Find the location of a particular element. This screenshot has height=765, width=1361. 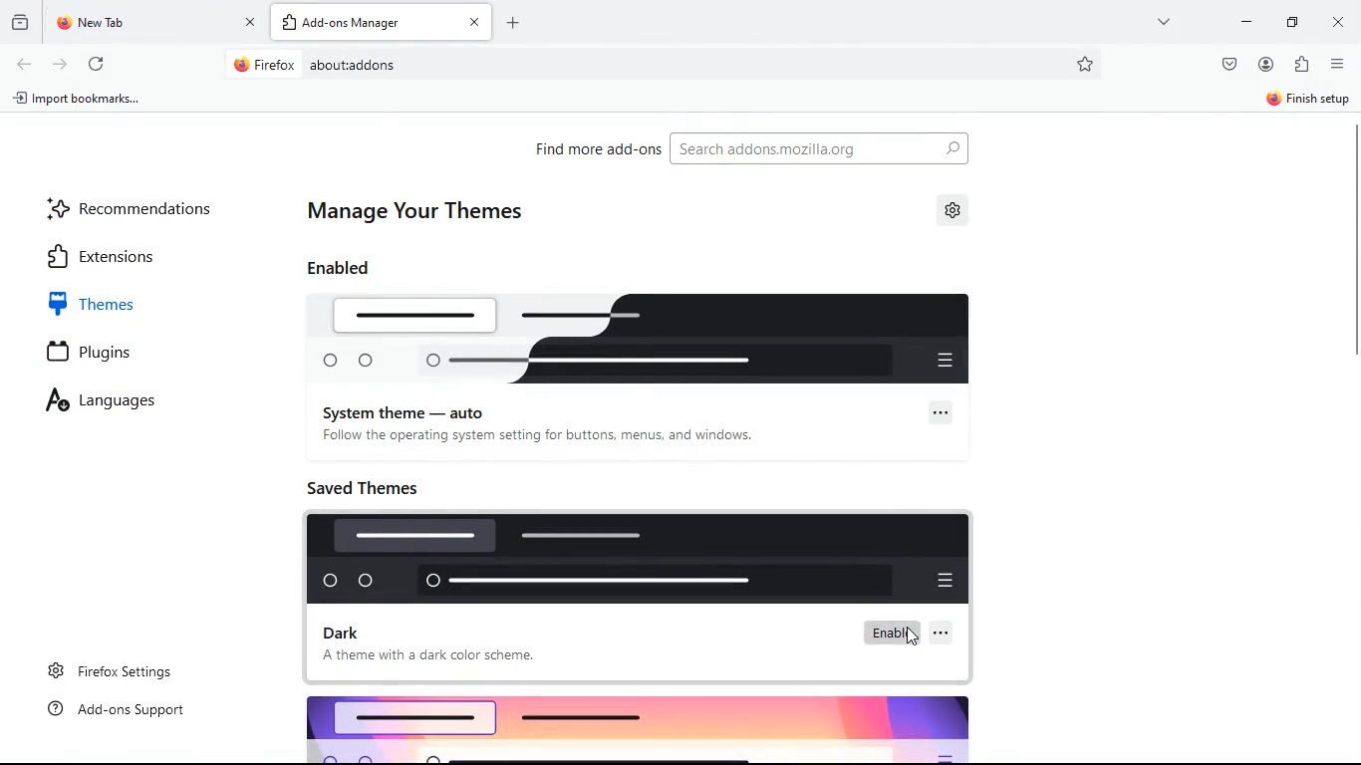

instalations is located at coordinates (1300, 65).